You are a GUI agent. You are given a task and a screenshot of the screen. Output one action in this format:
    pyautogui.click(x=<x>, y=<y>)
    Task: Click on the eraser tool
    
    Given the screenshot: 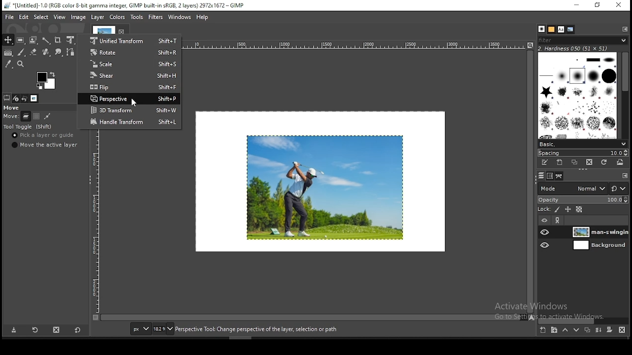 What is the action you would take?
    pyautogui.click(x=34, y=51)
    